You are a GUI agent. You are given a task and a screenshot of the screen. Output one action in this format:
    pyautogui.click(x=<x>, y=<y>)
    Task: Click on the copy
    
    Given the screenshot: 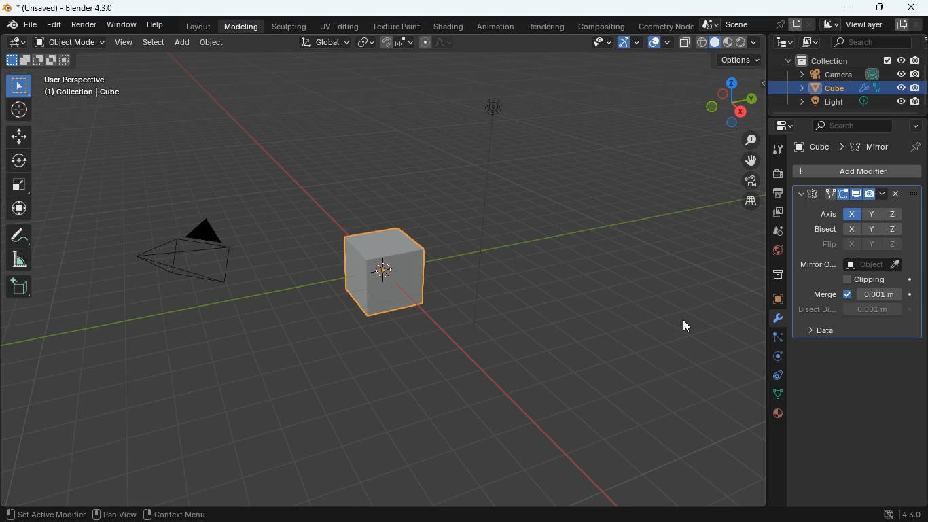 What is the action you would take?
    pyautogui.click(x=683, y=41)
    